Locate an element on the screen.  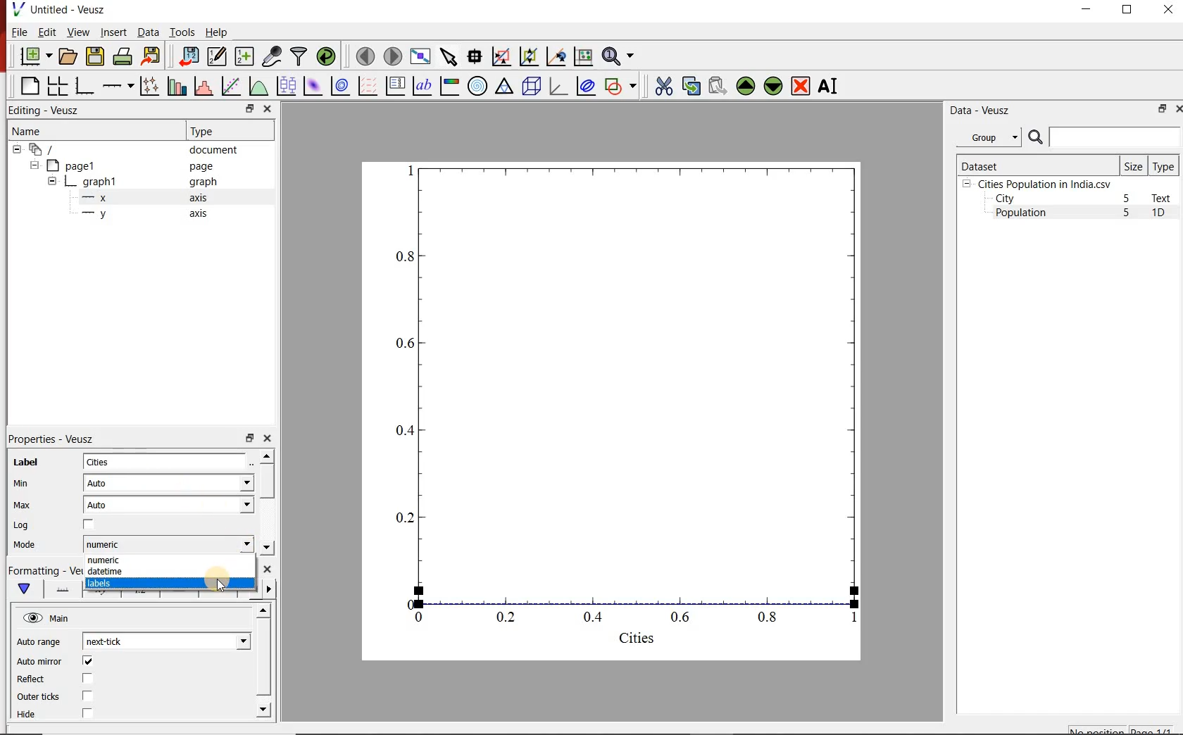
Insert is located at coordinates (113, 33).